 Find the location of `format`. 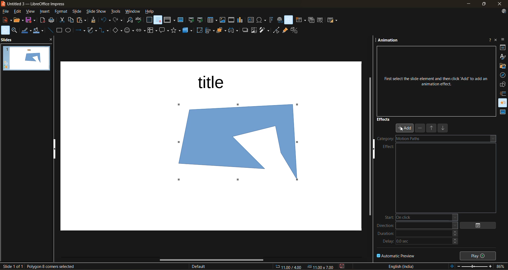

format is located at coordinates (60, 12).